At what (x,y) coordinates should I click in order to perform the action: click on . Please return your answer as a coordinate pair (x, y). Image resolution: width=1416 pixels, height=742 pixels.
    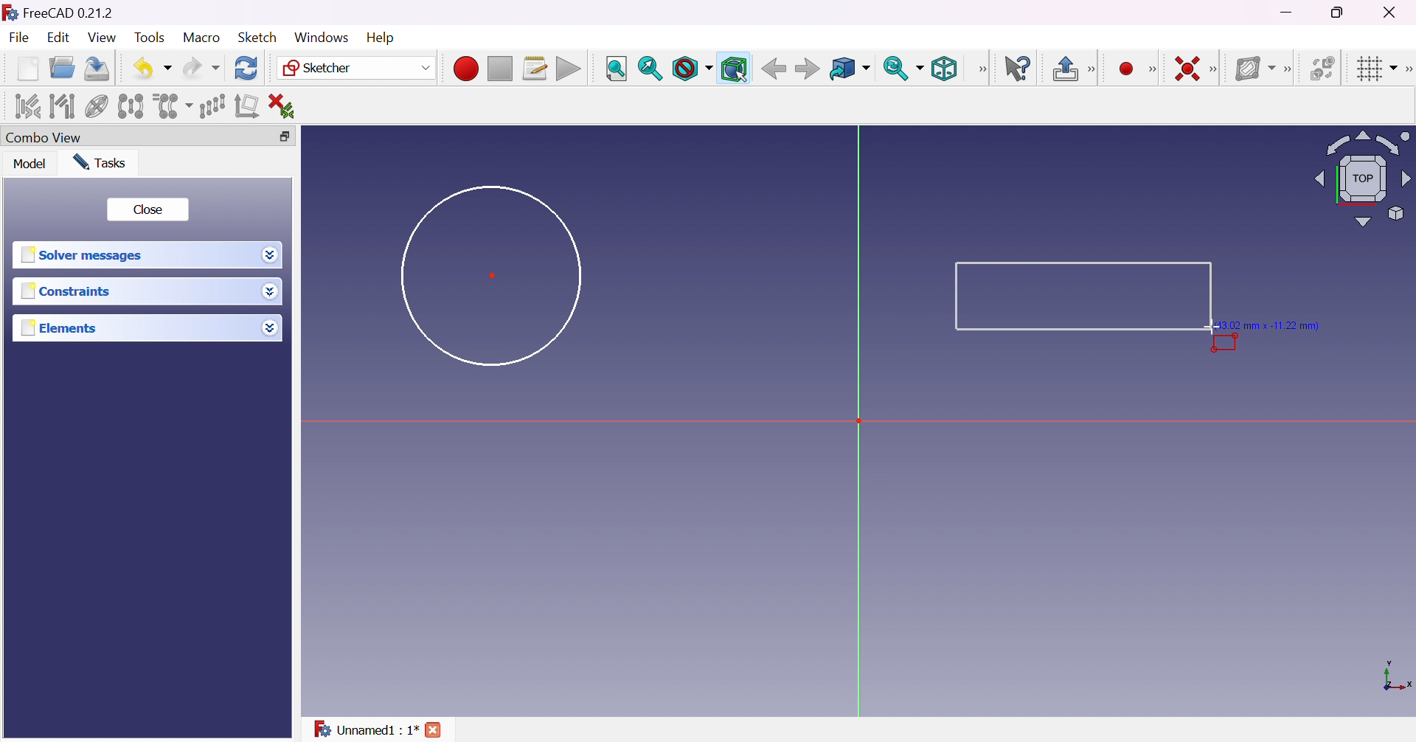
    Looking at the image, I should click on (904, 69).